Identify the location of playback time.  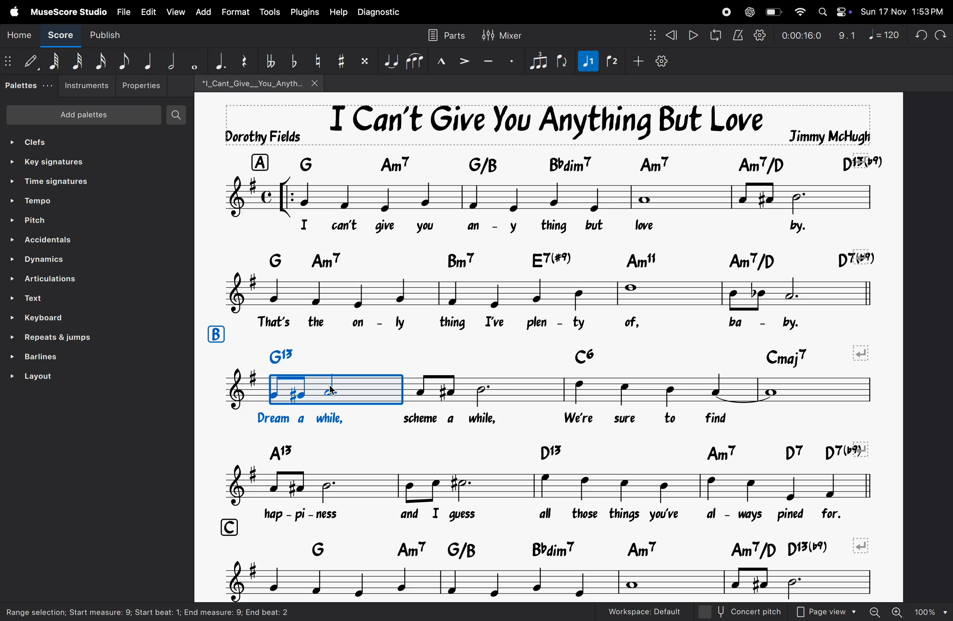
(801, 36).